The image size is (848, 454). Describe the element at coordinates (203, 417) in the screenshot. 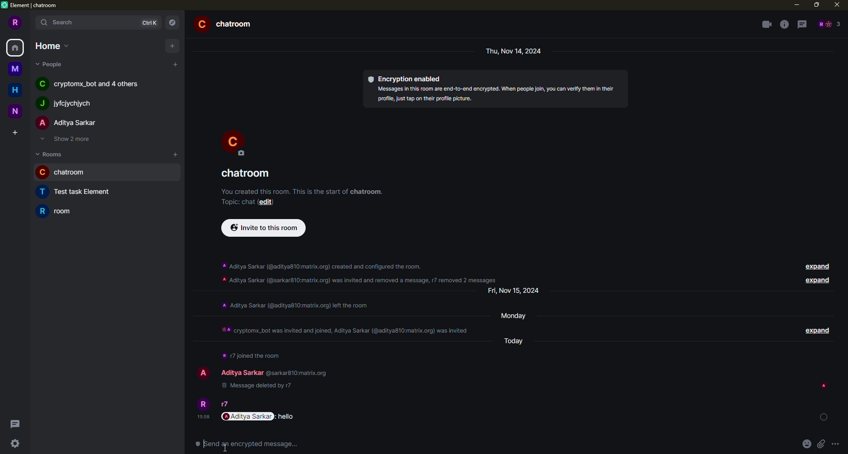

I see `time` at that location.